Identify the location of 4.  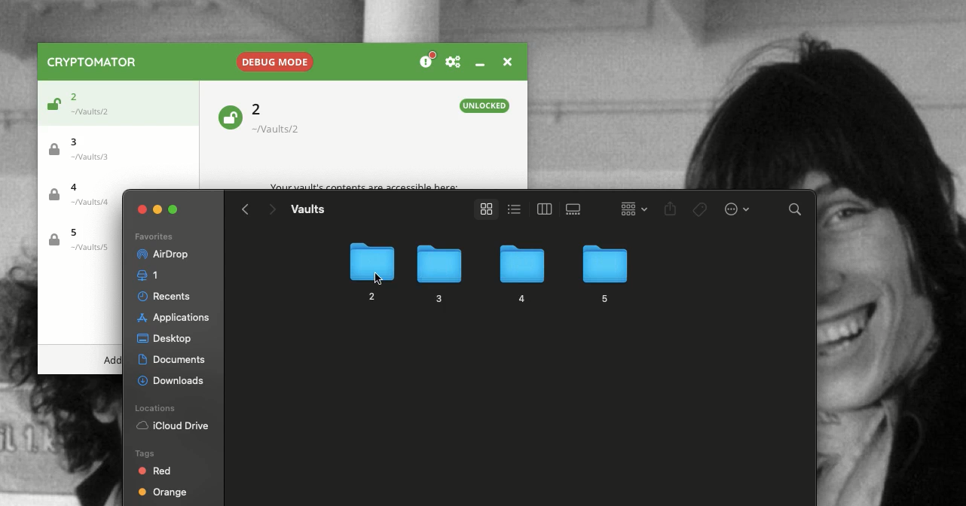
(520, 275).